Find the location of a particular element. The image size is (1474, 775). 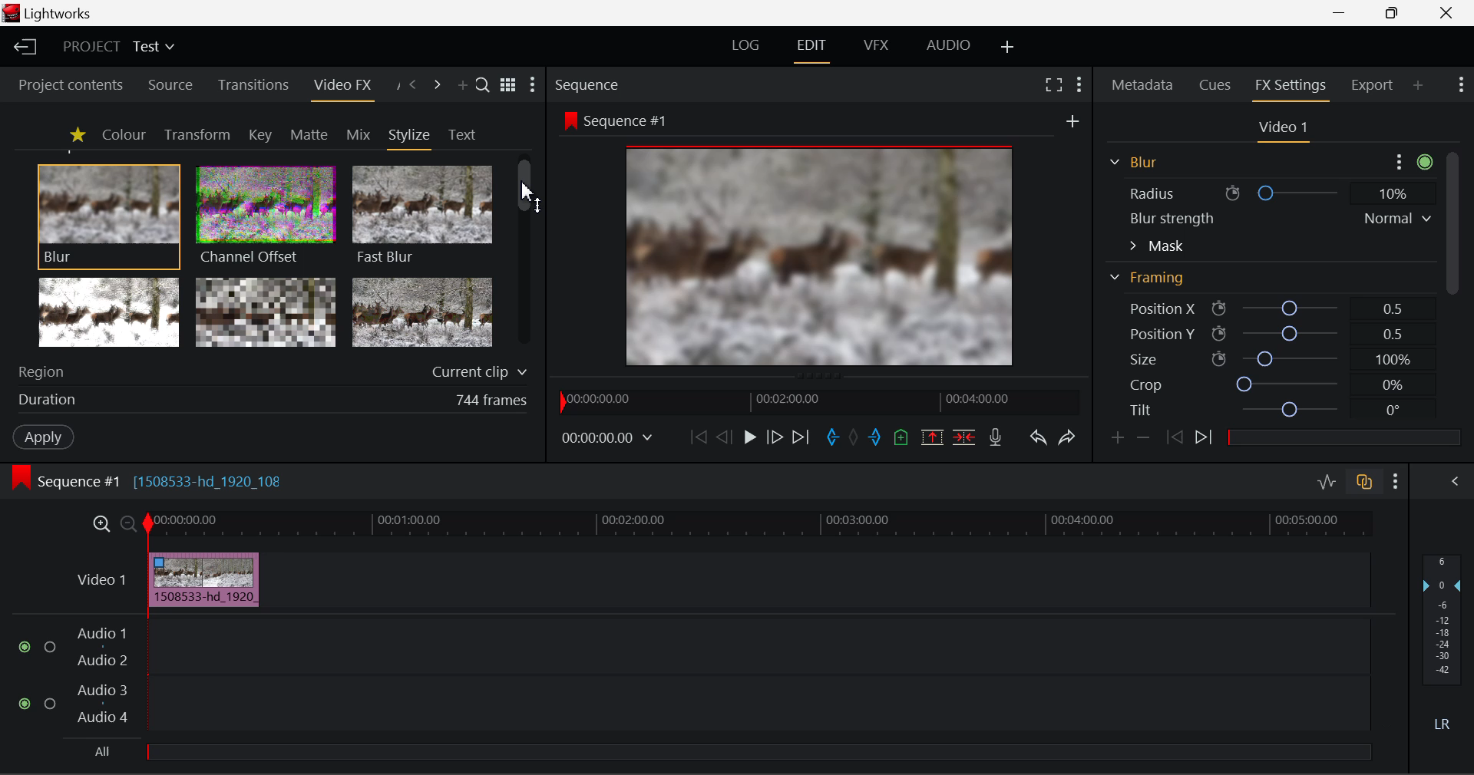

Matte is located at coordinates (309, 134).